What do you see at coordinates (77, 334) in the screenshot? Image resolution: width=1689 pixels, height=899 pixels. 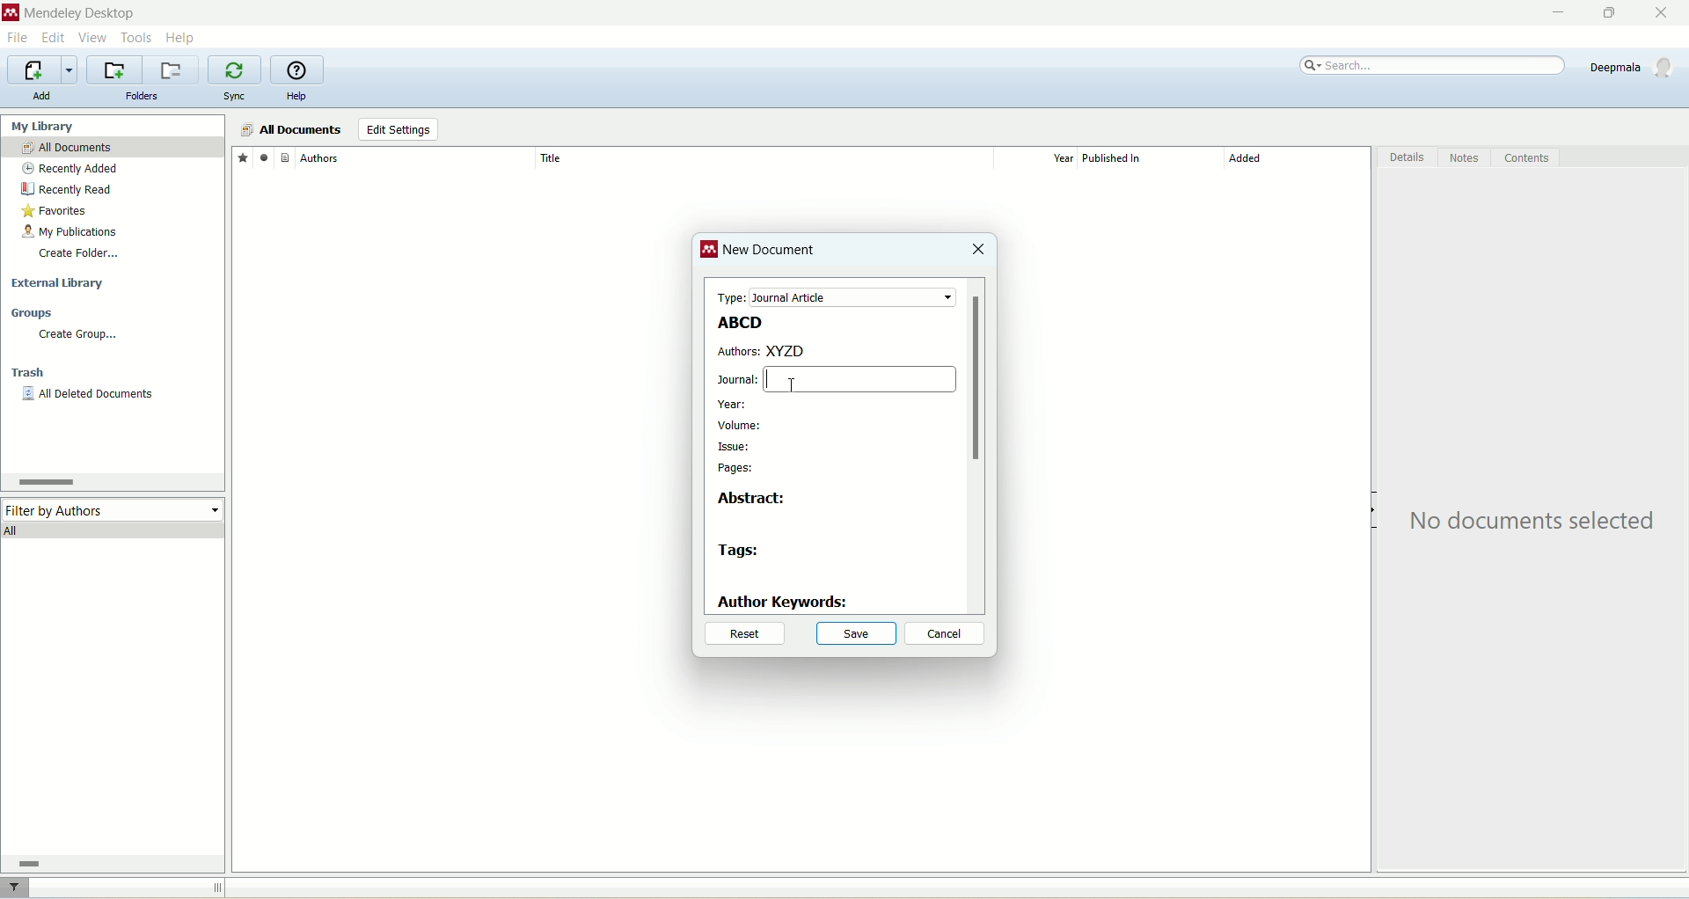 I see `create group` at bounding box center [77, 334].